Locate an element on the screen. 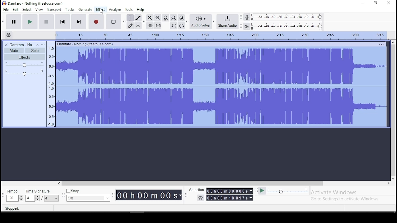 This screenshot has height=223, width=397. skip to end is located at coordinates (78, 22).